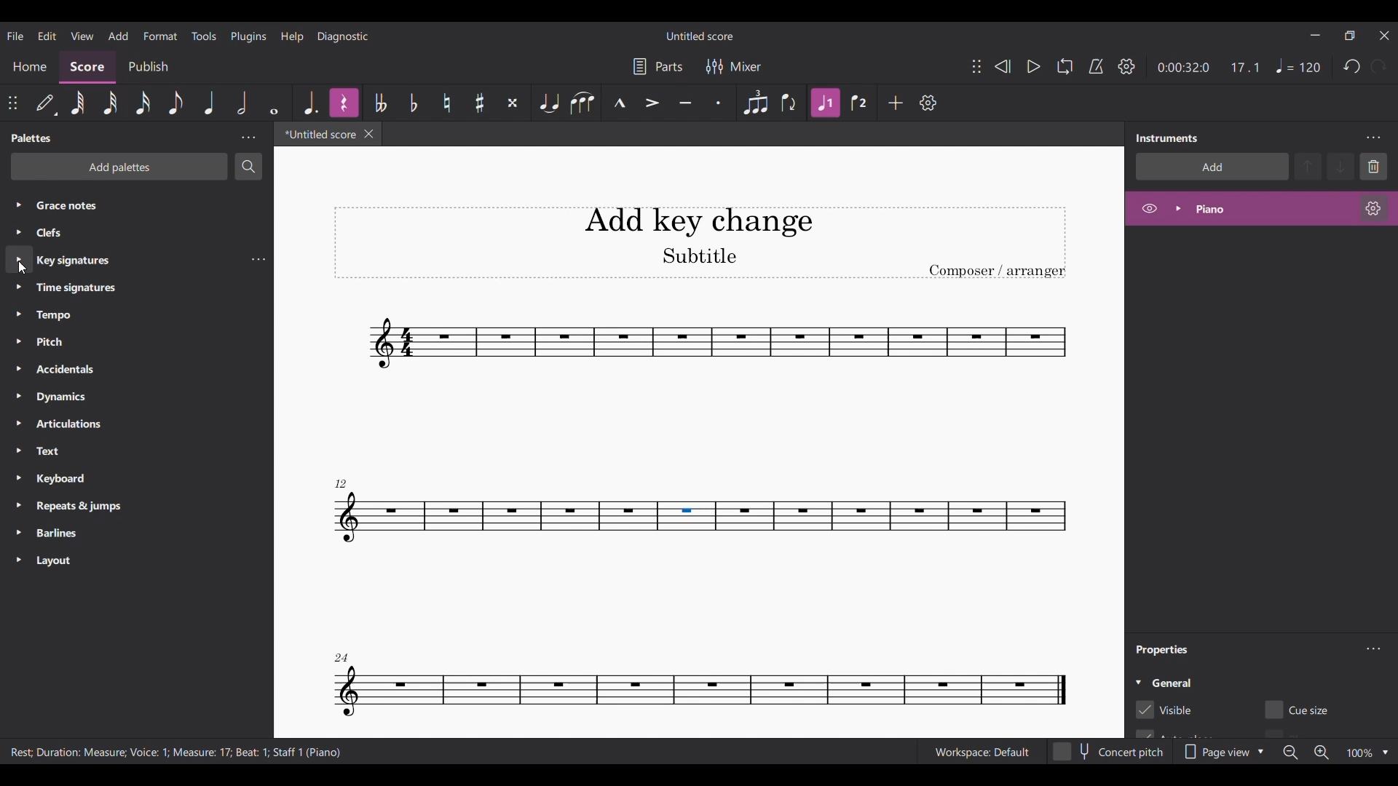  What do you see at coordinates (1385, 753) in the screenshot?
I see `Zoom factor options` at bounding box center [1385, 753].